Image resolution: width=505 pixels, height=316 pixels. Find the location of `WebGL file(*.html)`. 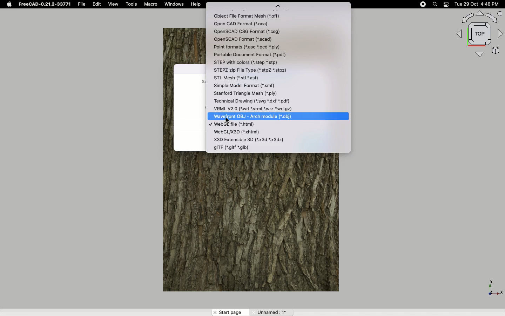

WebGL file(*.html) is located at coordinates (236, 125).